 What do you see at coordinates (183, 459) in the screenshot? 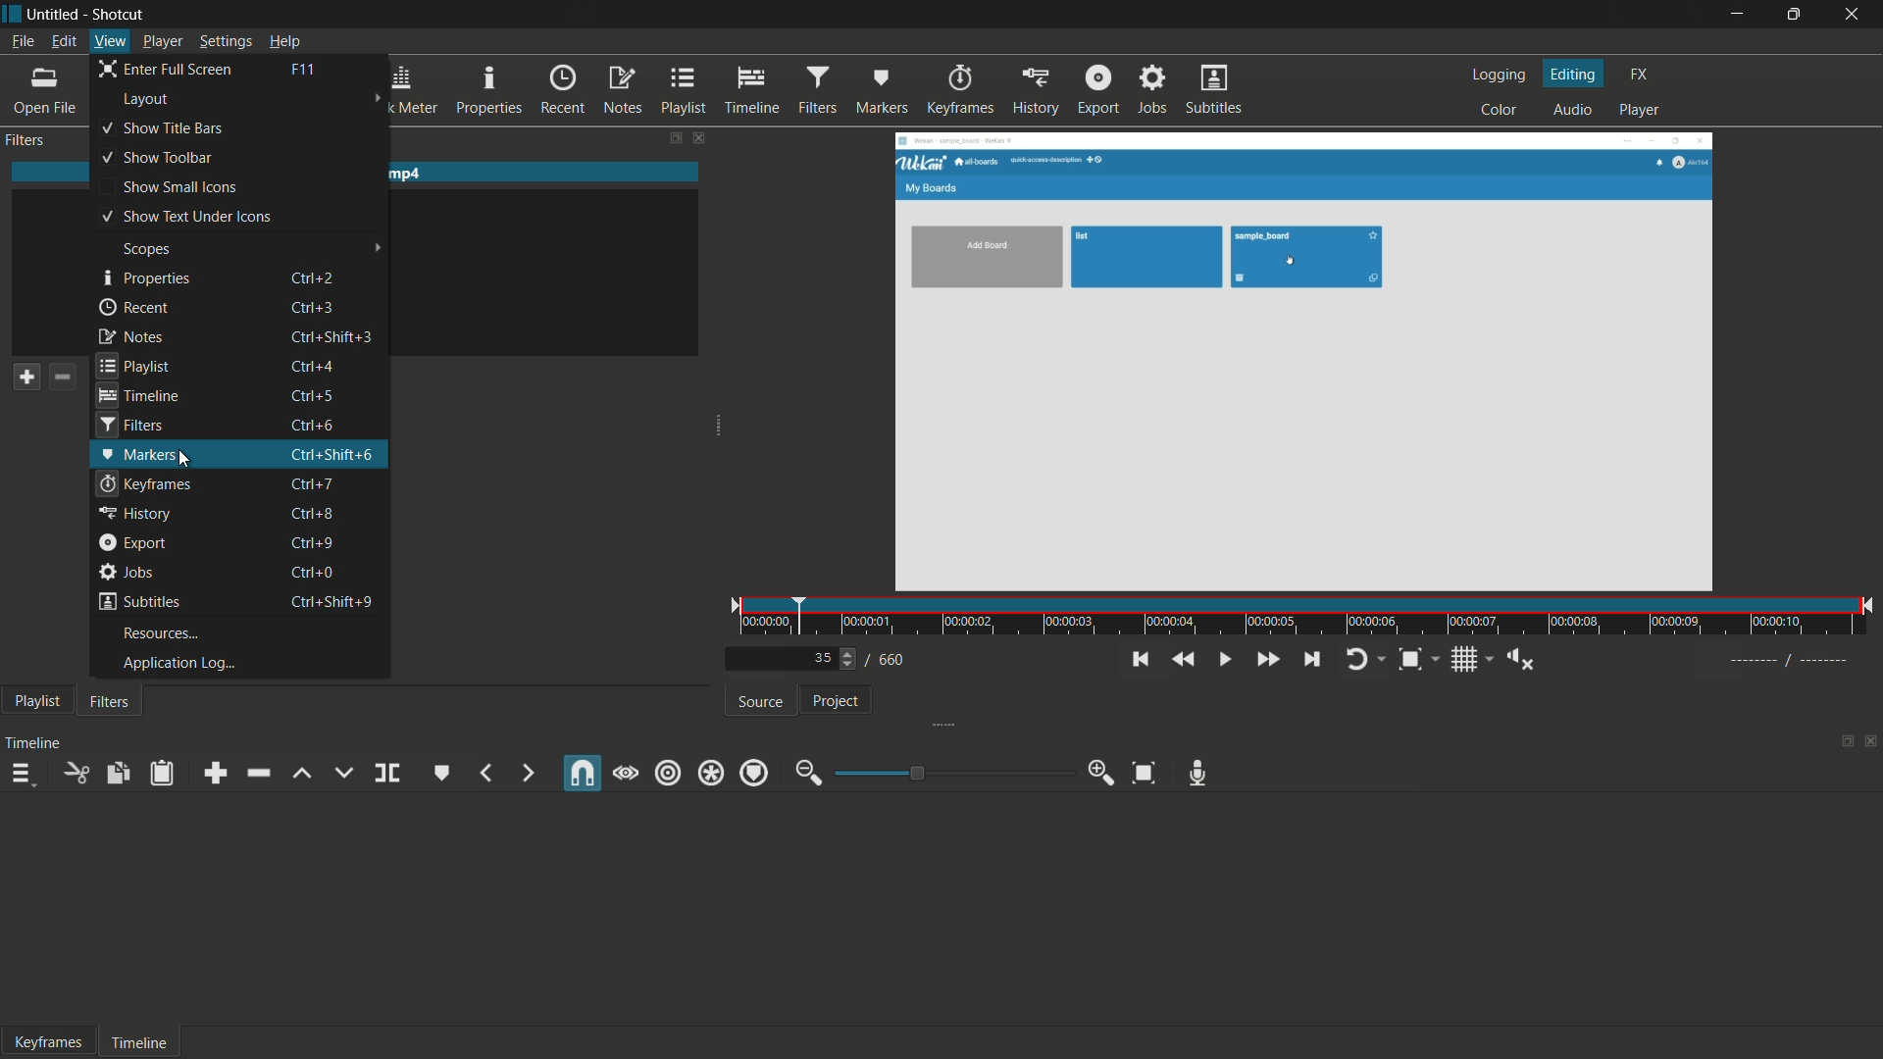
I see `cursor` at bounding box center [183, 459].